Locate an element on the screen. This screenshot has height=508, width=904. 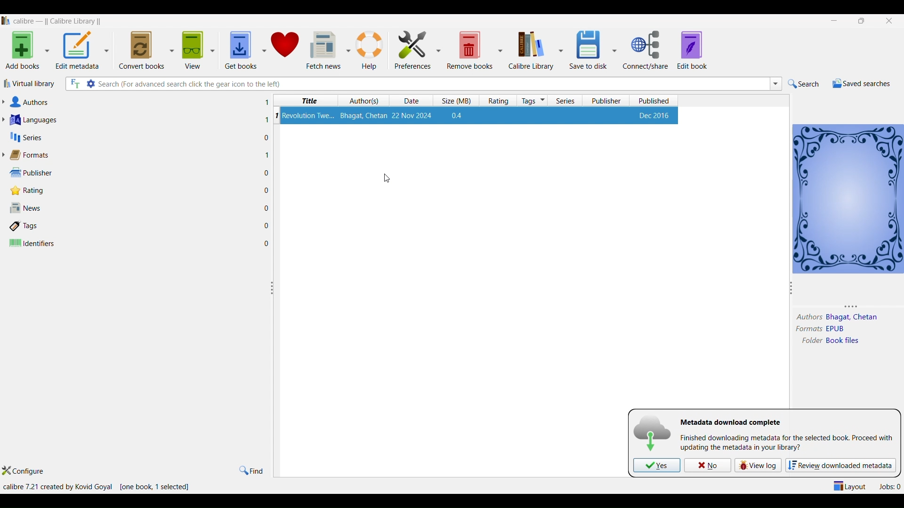
search box is located at coordinates (432, 84).